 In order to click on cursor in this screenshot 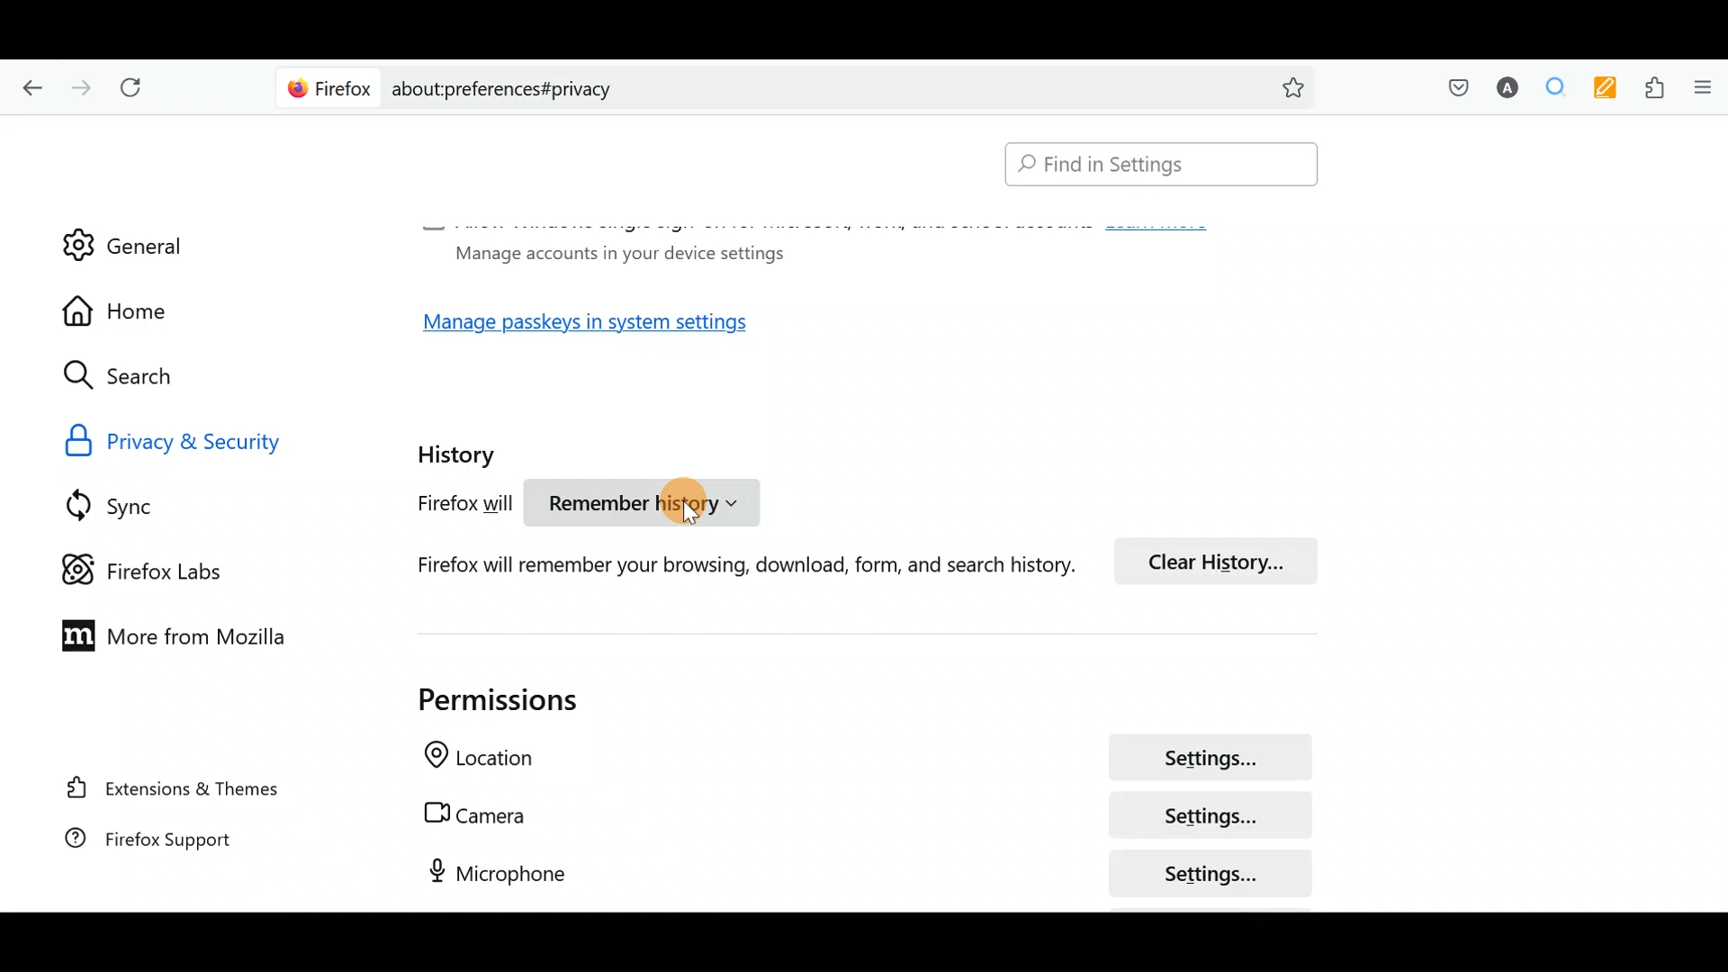, I will do `click(688, 512)`.